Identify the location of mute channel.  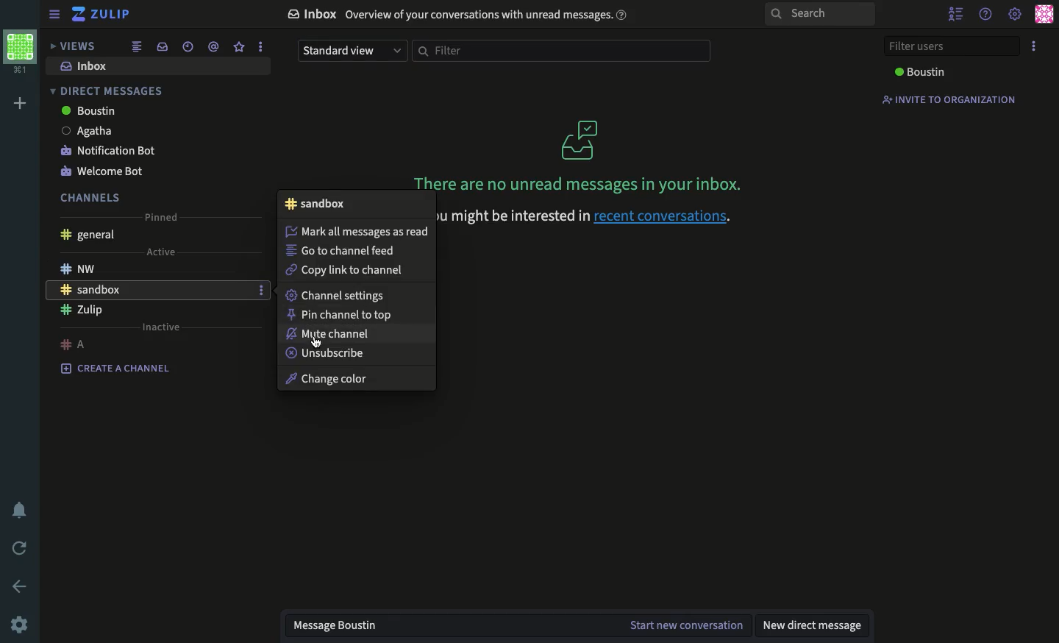
(332, 334).